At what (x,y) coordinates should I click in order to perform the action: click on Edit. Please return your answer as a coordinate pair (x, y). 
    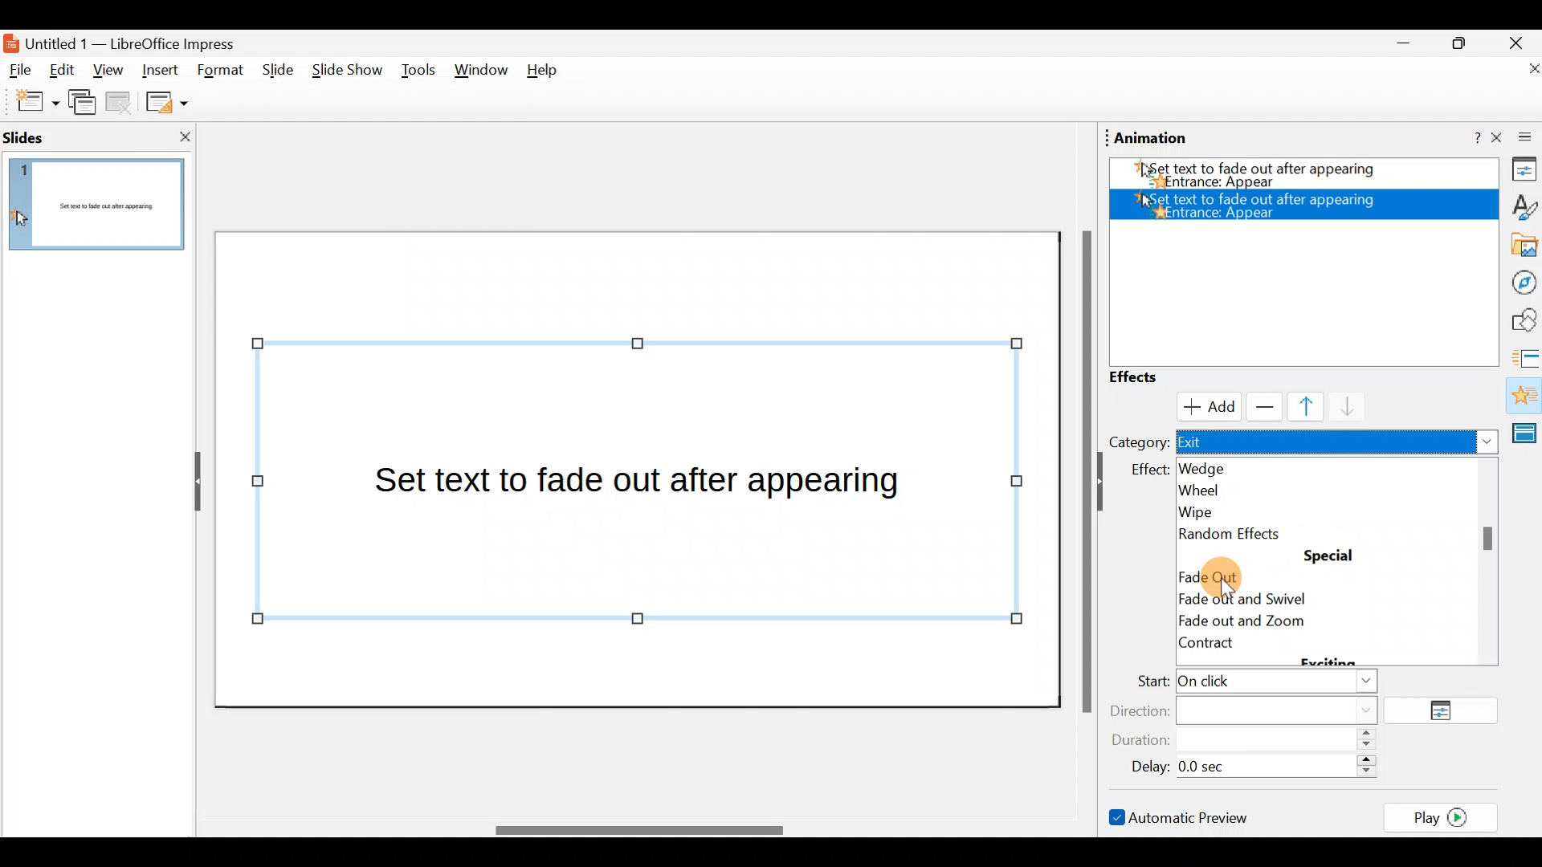
    Looking at the image, I should click on (67, 71).